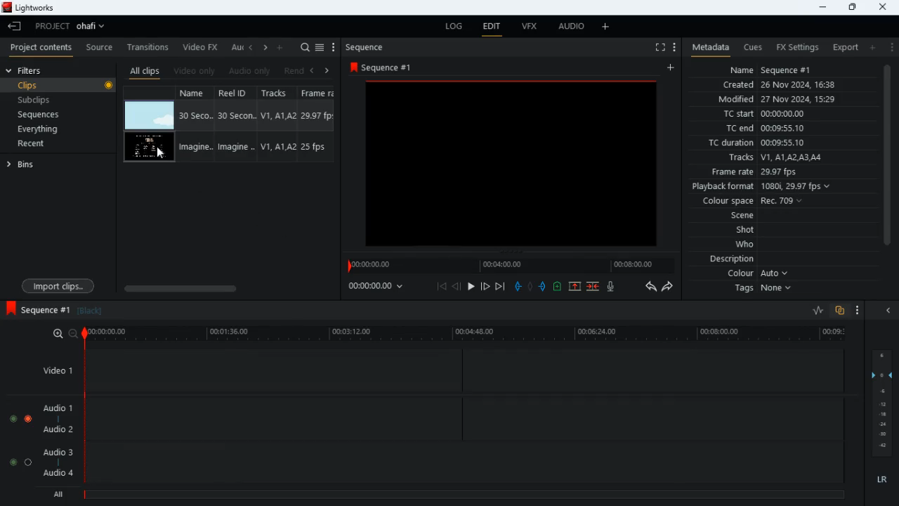 Image resolution: width=899 pixels, height=506 pixels. Describe the element at coordinates (492, 28) in the screenshot. I see `edit` at that location.